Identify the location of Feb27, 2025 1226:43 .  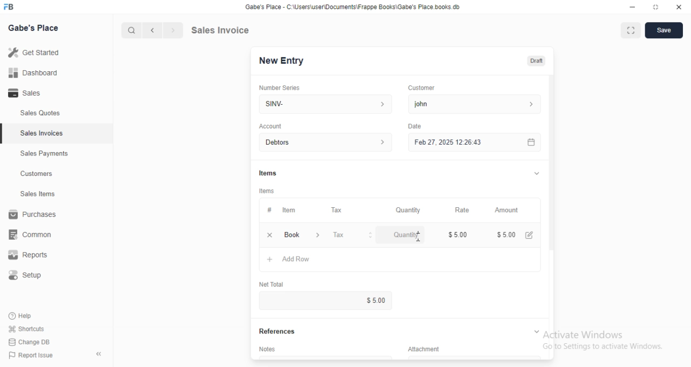
(446, 144).